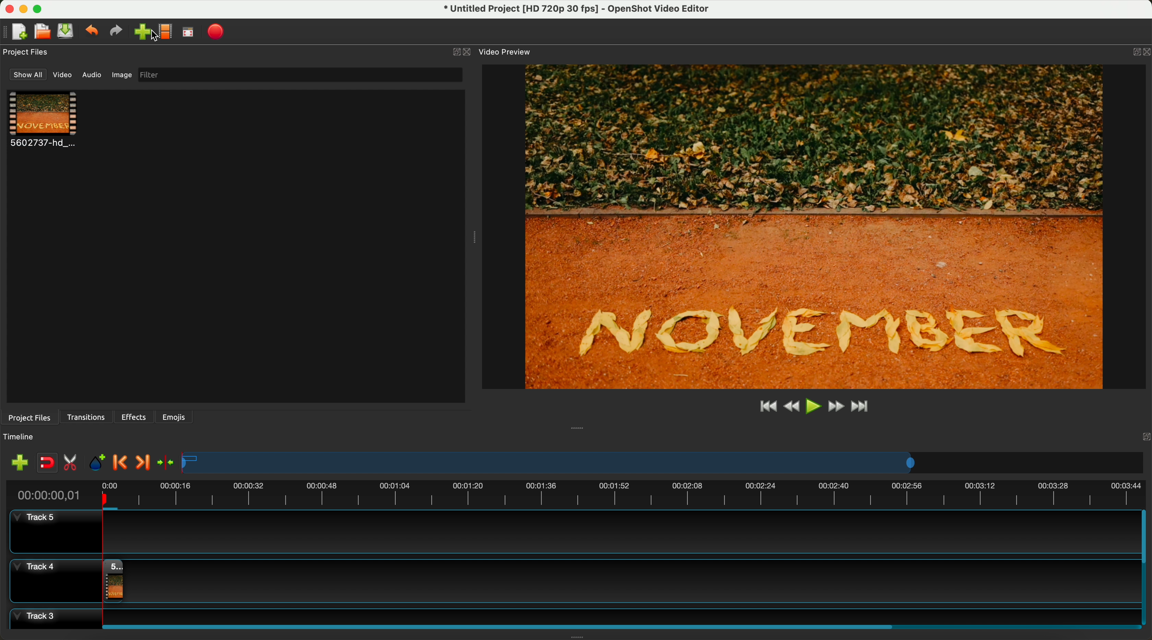 The height and width of the screenshot is (640, 1152). I want to click on file name, so click(571, 10).